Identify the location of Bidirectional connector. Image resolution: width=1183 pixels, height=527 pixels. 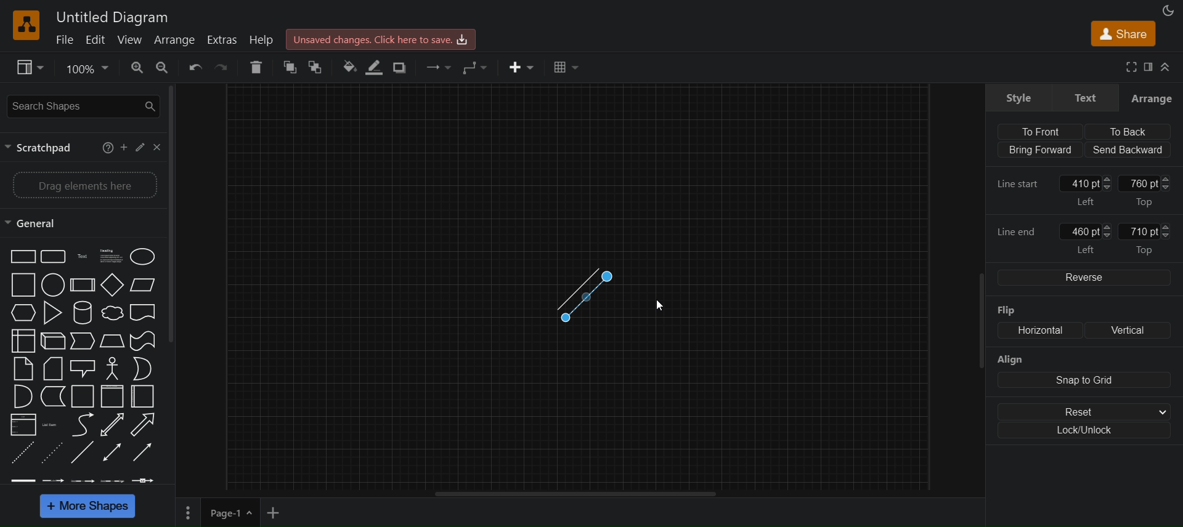
(113, 452).